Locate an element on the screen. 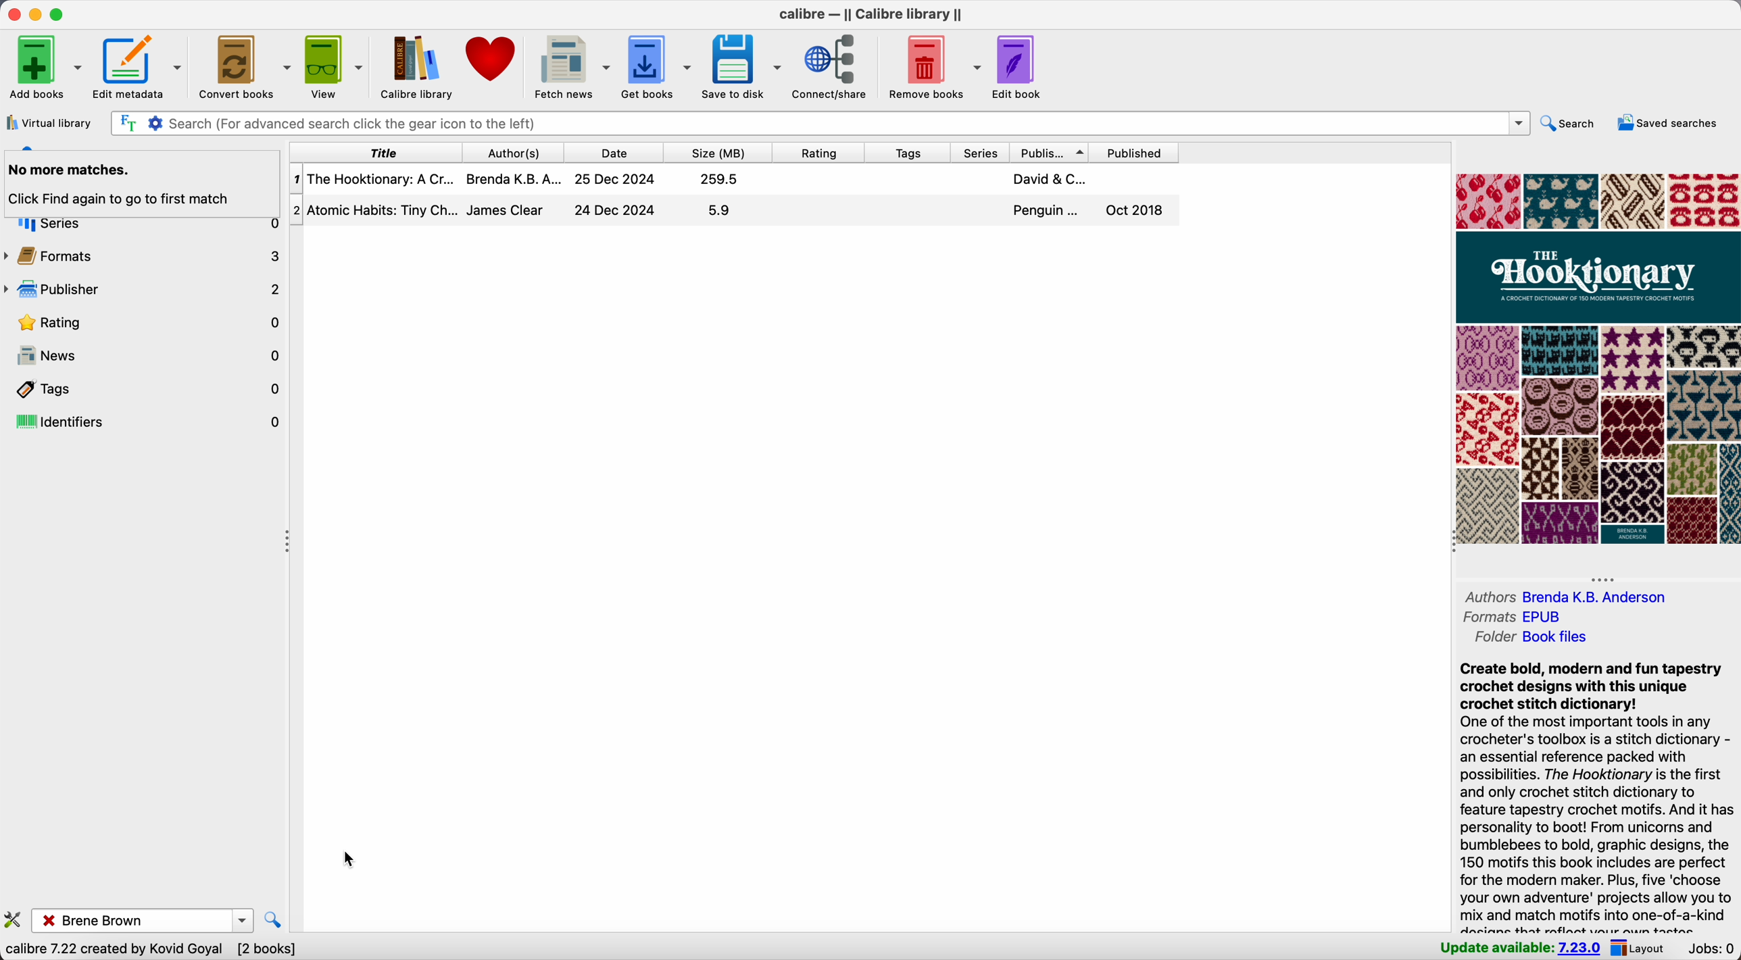  first book is located at coordinates (735, 179).